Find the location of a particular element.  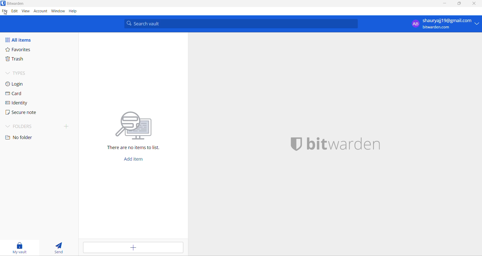

edit is located at coordinates (15, 11).